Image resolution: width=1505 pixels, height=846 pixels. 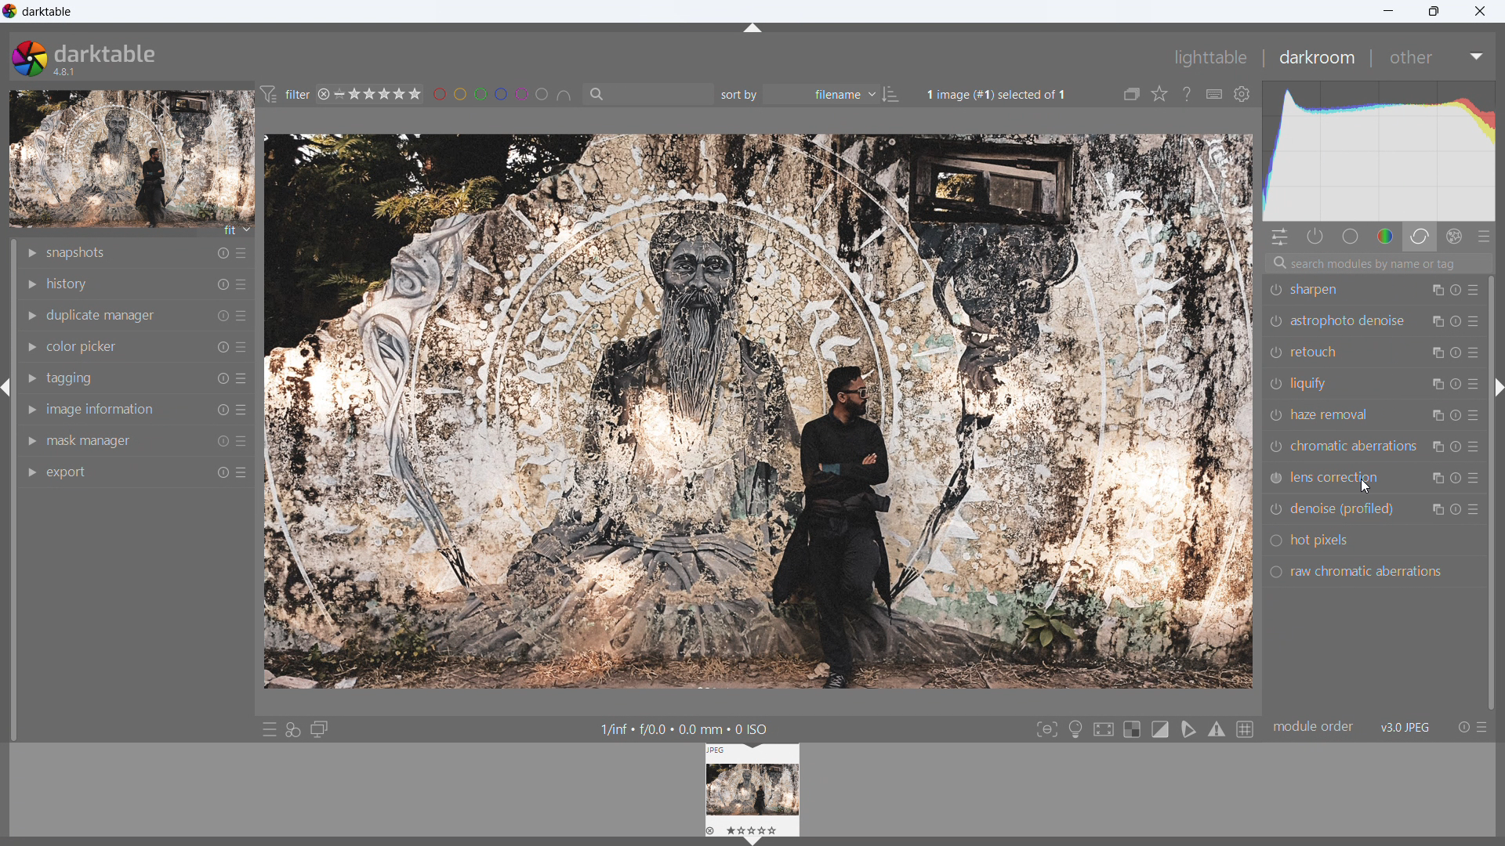 What do you see at coordinates (1433, 355) in the screenshot?
I see `multiple instance action` at bounding box center [1433, 355].